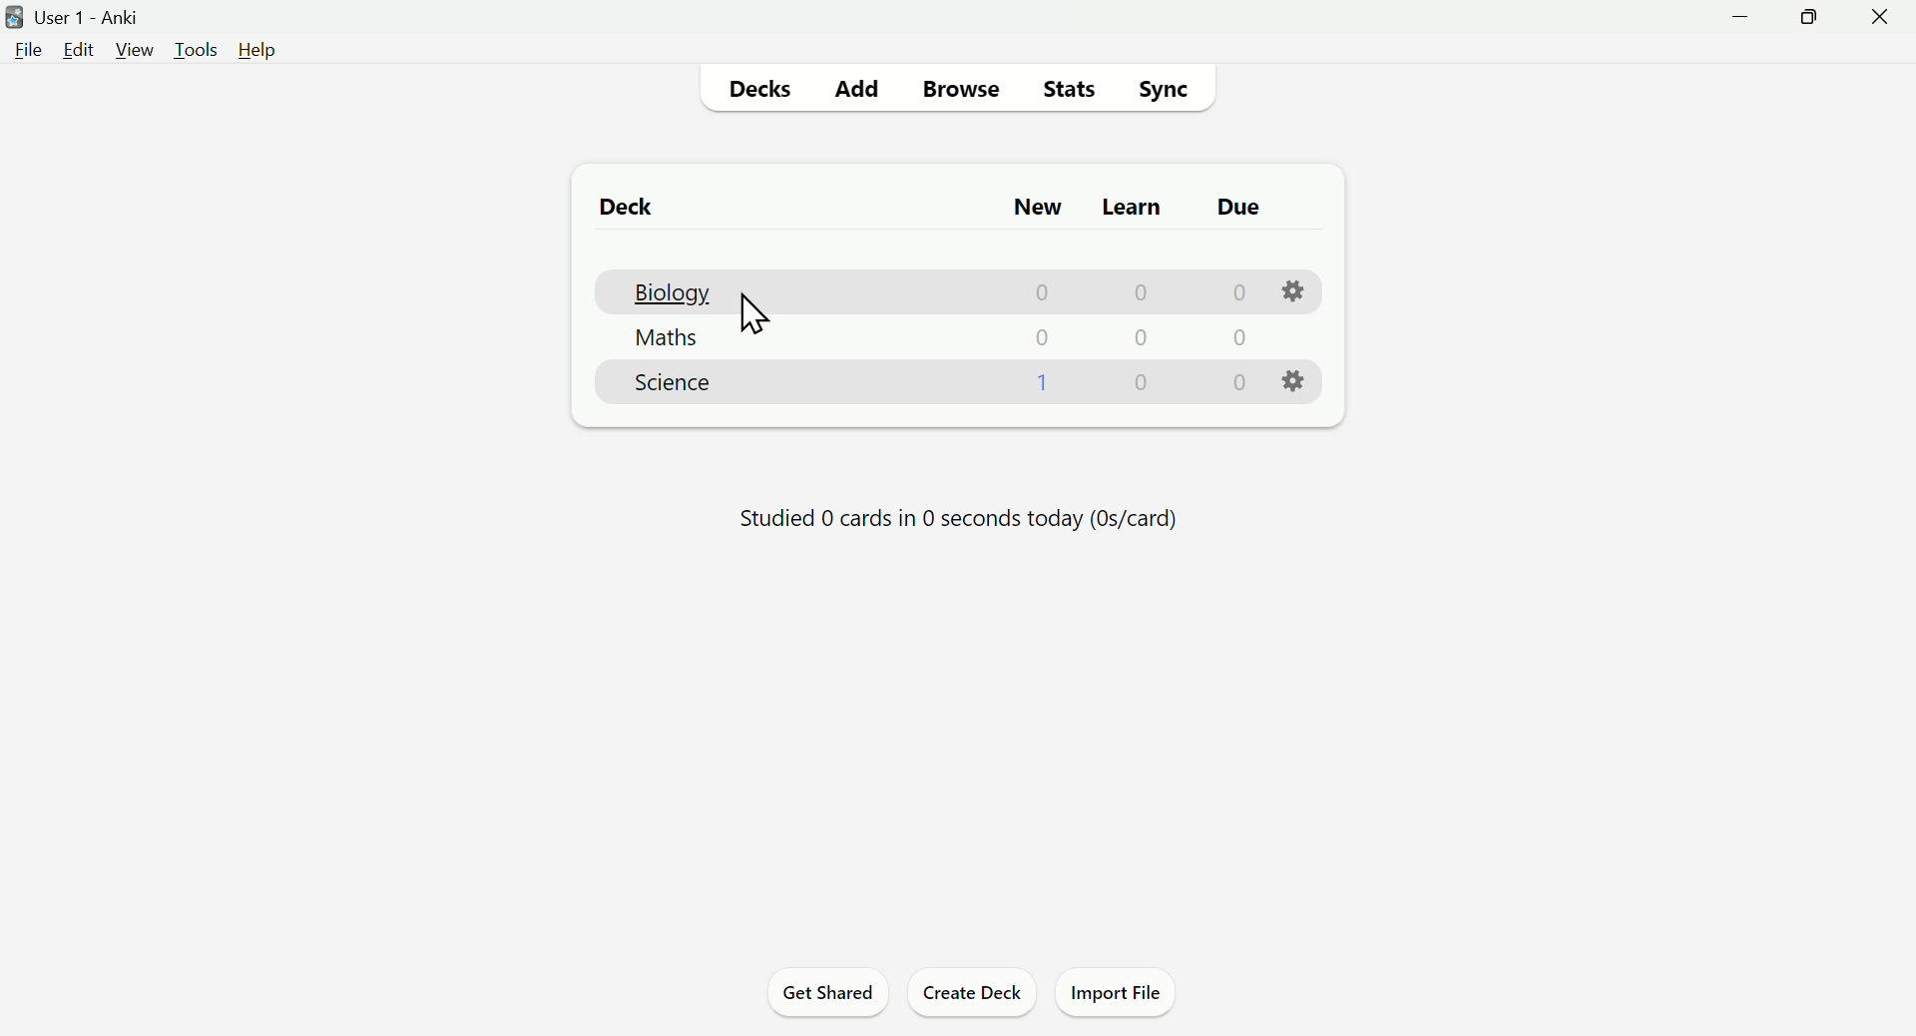  What do you see at coordinates (1130, 202) in the screenshot?
I see `Learn` at bounding box center [1130, 202].